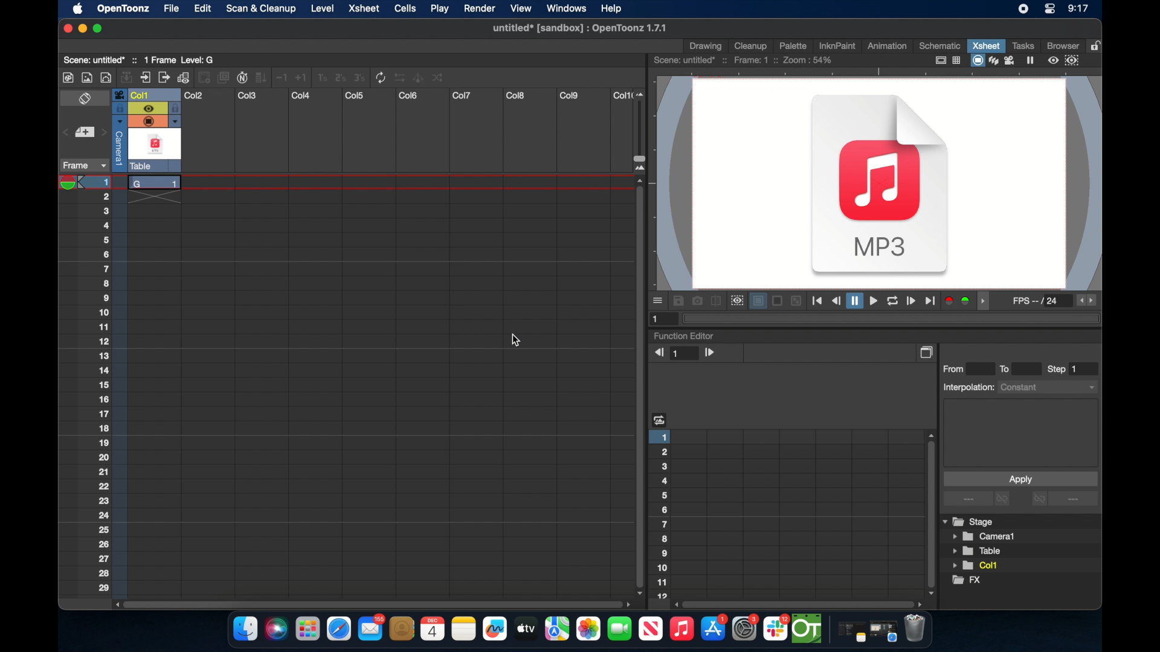  I want to click on opnetoonz, so click(122, 8).